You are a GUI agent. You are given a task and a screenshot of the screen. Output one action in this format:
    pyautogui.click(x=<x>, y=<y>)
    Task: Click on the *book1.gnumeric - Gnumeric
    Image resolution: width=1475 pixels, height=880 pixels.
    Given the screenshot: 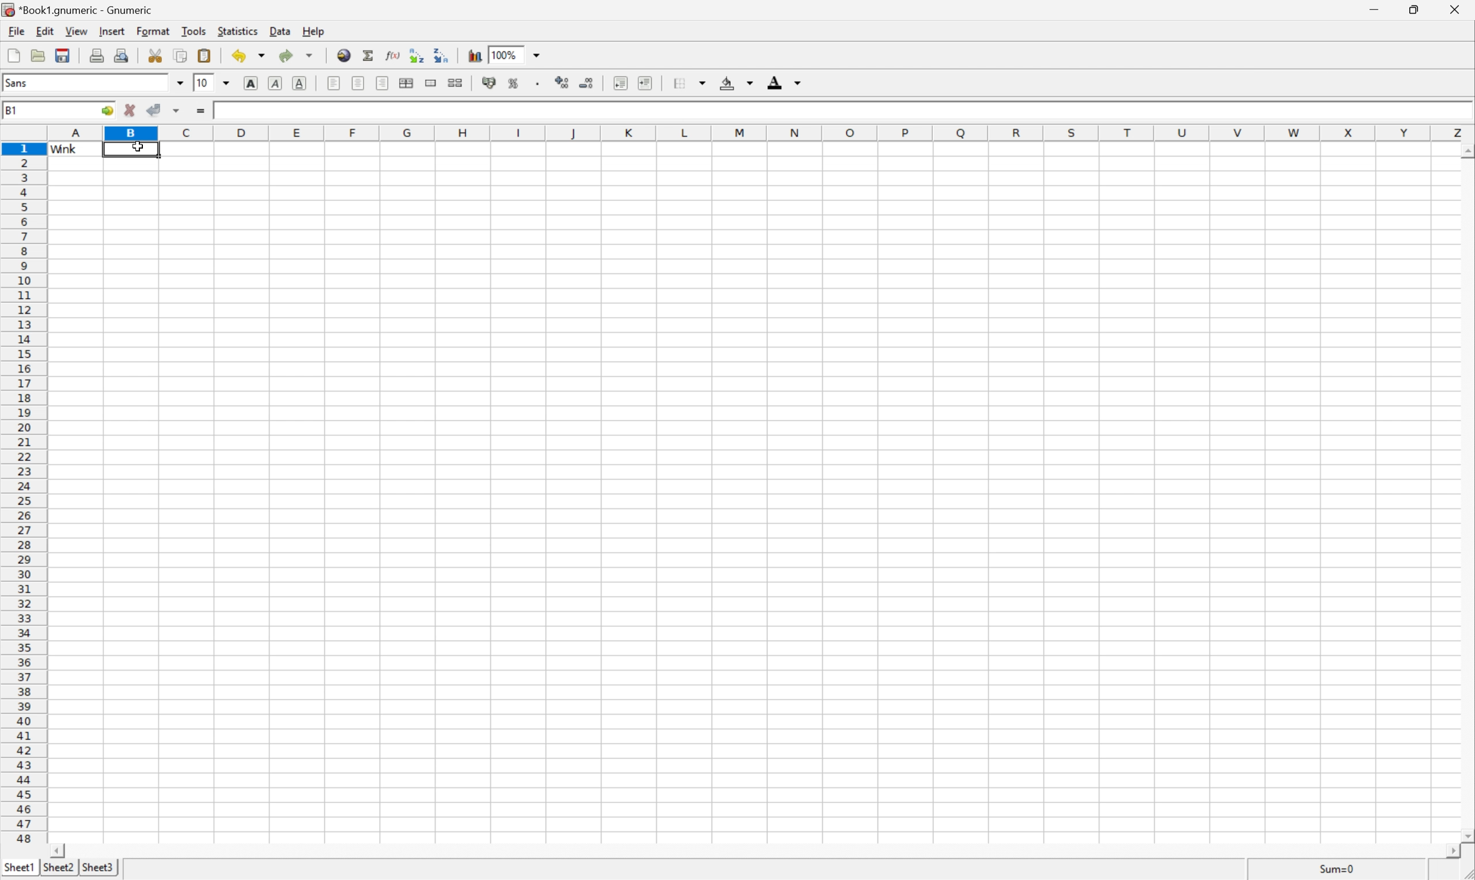 What is the action you would take?
    pyautogui.click(x=78, y=9)
    